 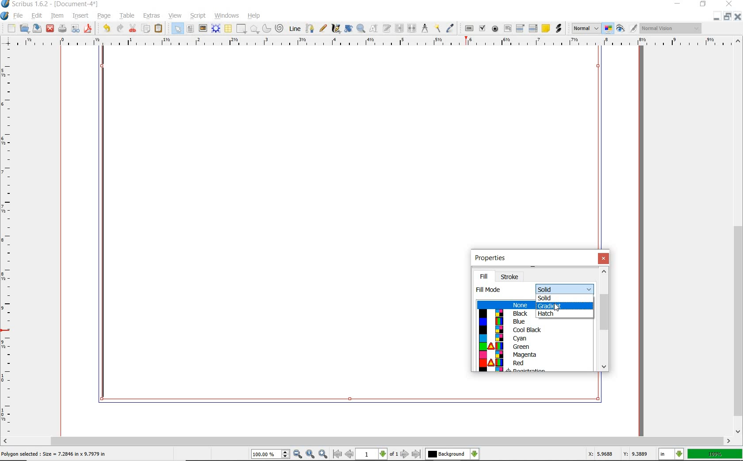 I want to click on spiral, so click(x=280, y=28).